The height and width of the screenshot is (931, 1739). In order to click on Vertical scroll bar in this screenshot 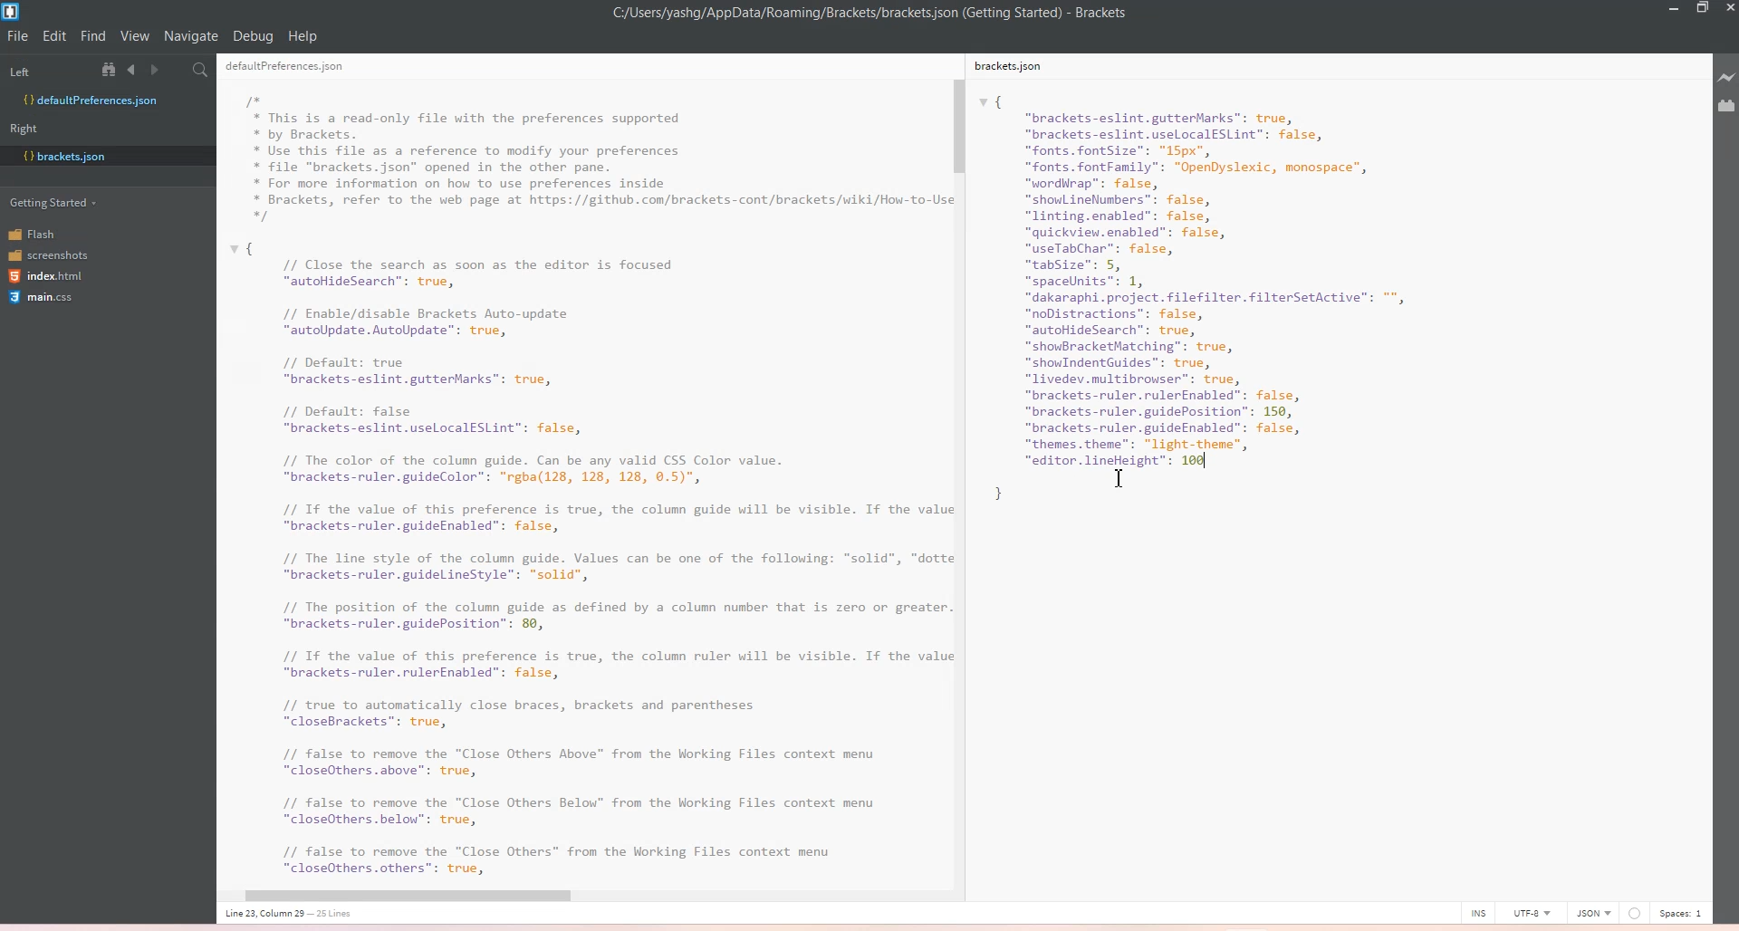, I will do `click(962, 463)`.